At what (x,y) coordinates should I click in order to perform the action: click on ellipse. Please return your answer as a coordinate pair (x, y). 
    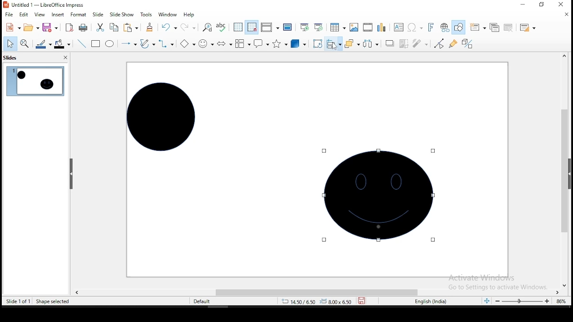
    Looking at the image, I should click on (109, 43).